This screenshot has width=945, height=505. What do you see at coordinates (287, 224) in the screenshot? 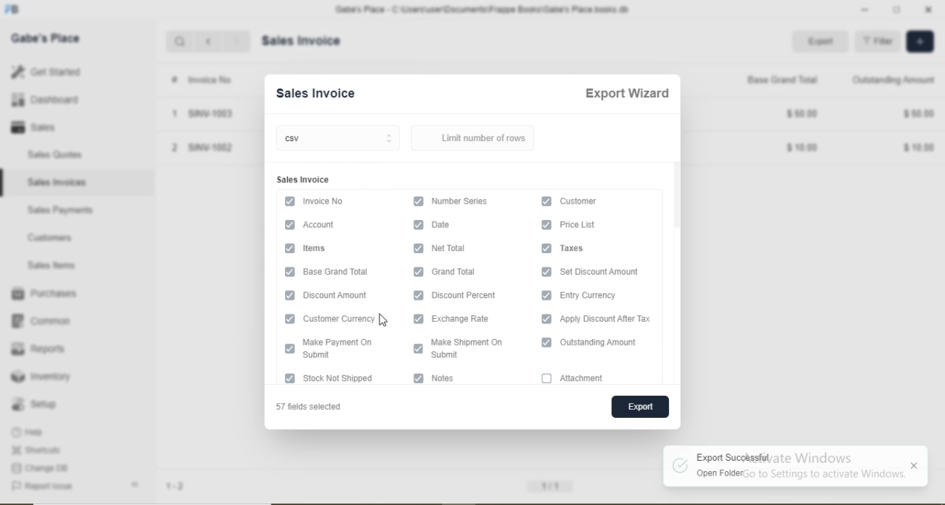
I see `checkbox` at bounding box center [287, 224].